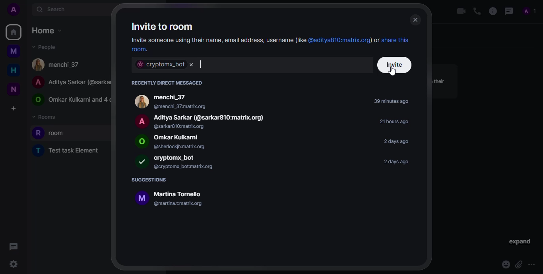 This screenshot has width=543, height=274. I want to click on close, so click(416, 20).